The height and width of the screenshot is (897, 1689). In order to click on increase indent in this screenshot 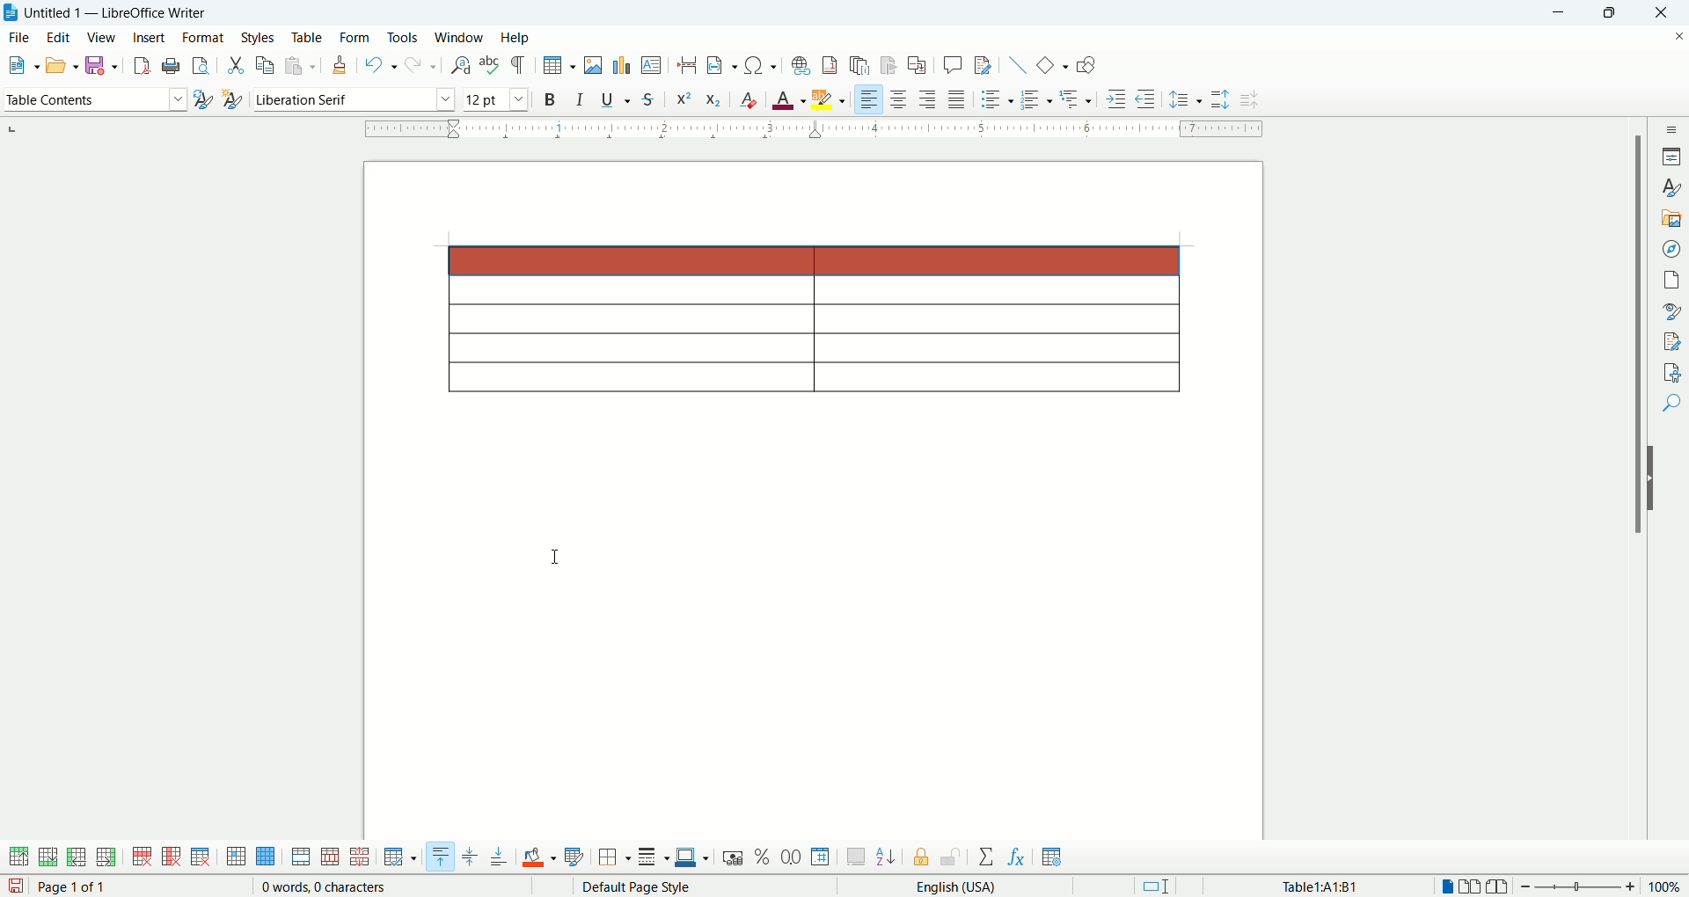, I will do `click(1119, 97)`.